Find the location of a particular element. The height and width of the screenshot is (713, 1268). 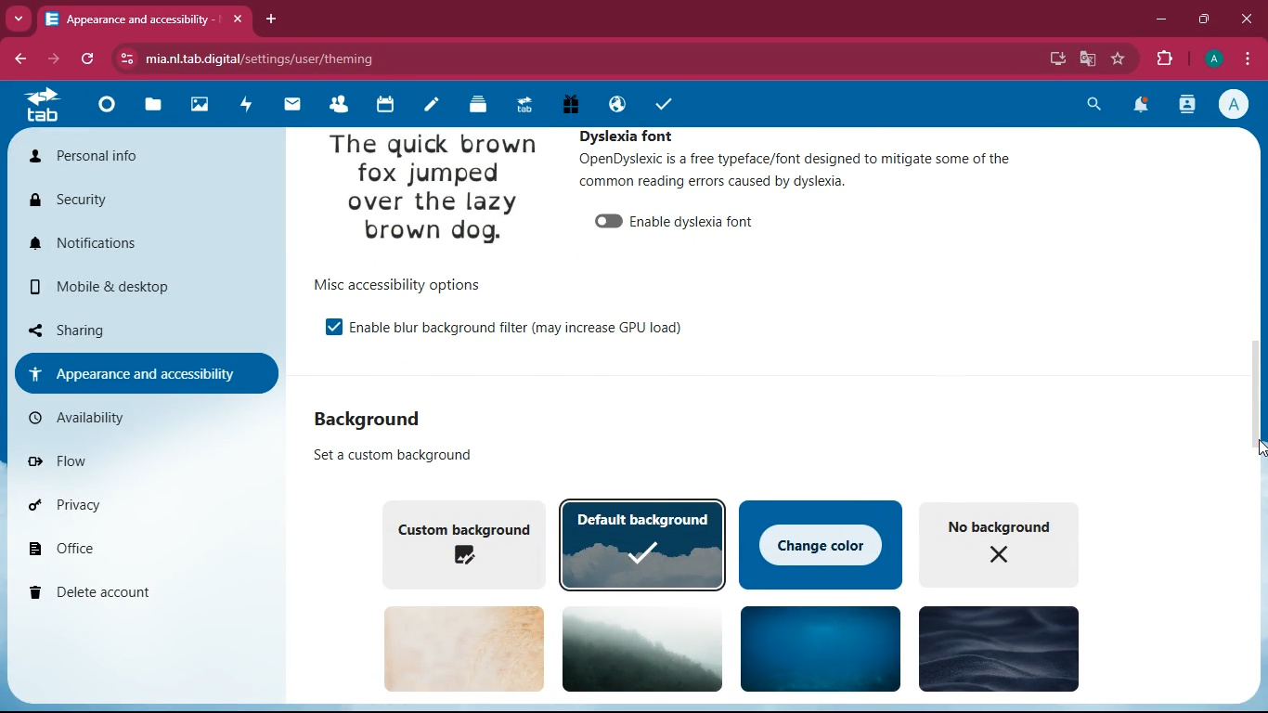

the quick brown fox jumped over the lazy brown dog. is located at coordinates (433, 192).